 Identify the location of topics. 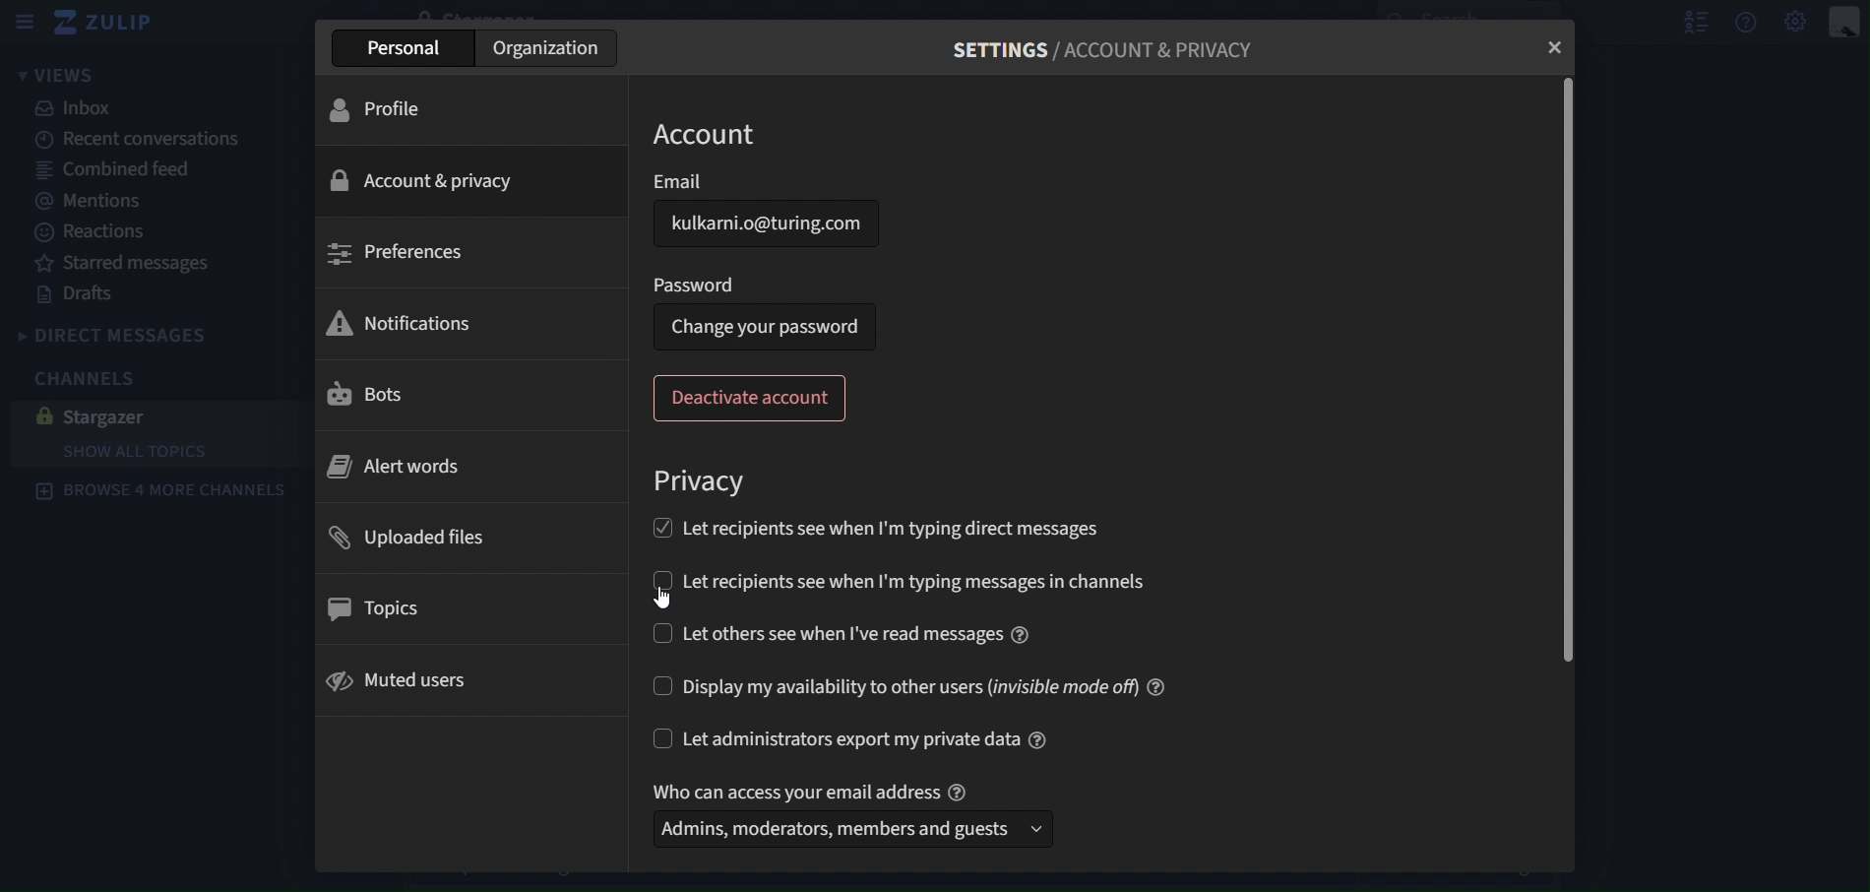
(381, 609).